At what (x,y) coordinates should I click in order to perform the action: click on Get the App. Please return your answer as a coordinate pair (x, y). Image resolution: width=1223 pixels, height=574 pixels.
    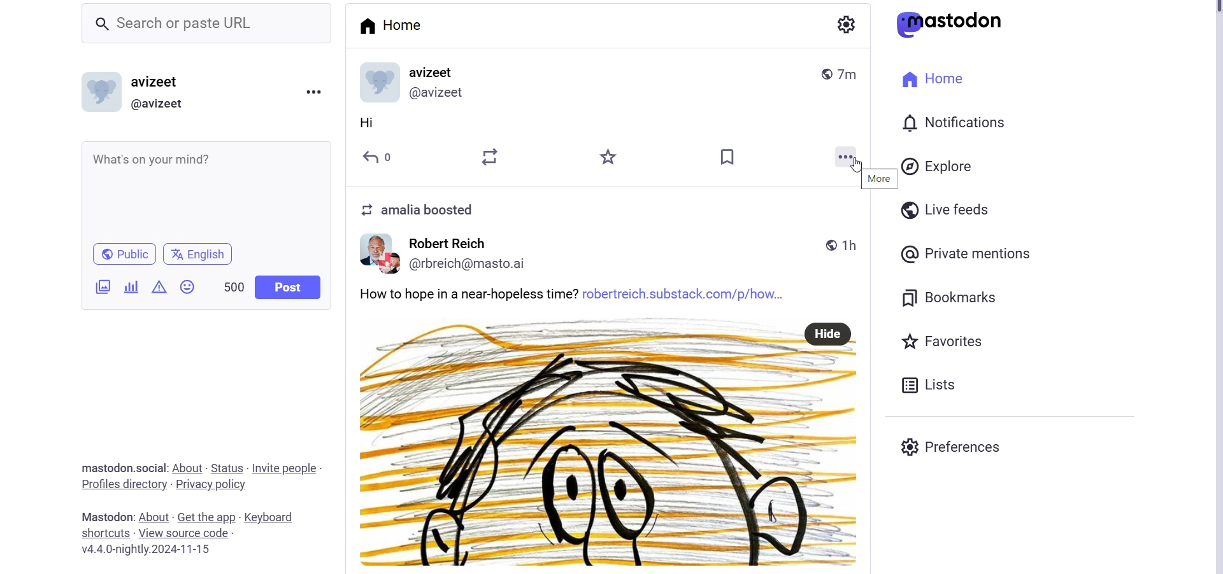
    Looking at the image, I should click on (206, 518).